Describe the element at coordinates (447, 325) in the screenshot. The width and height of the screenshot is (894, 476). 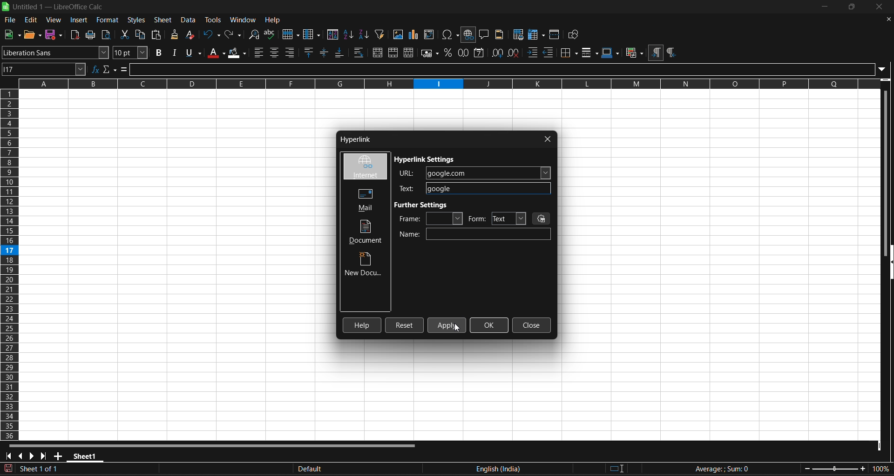
I see `click apply` at that location.